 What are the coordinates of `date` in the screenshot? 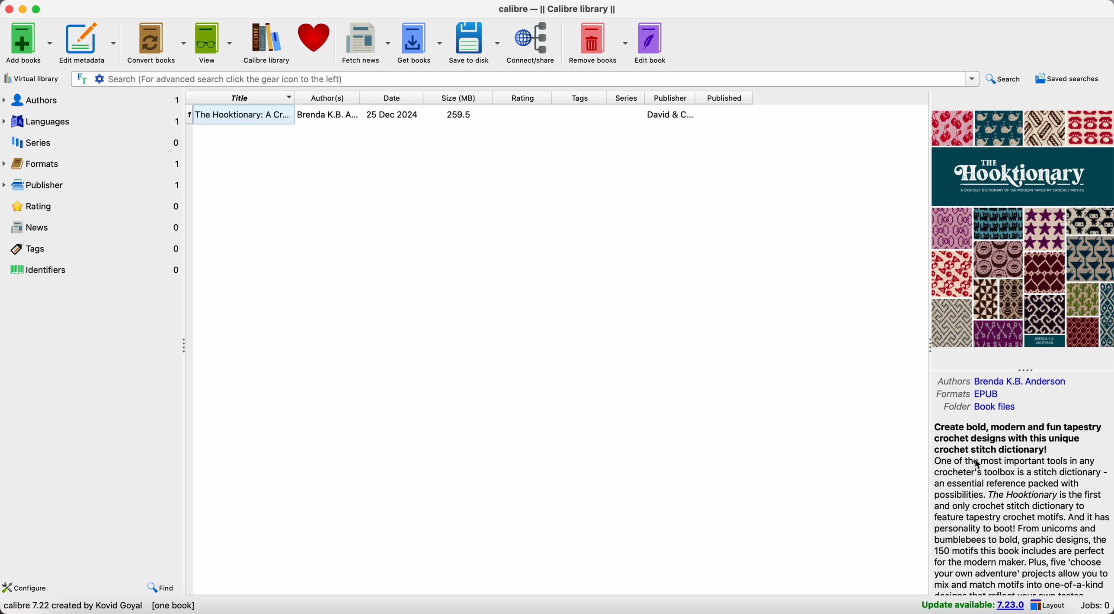 It's located at (389, 98).